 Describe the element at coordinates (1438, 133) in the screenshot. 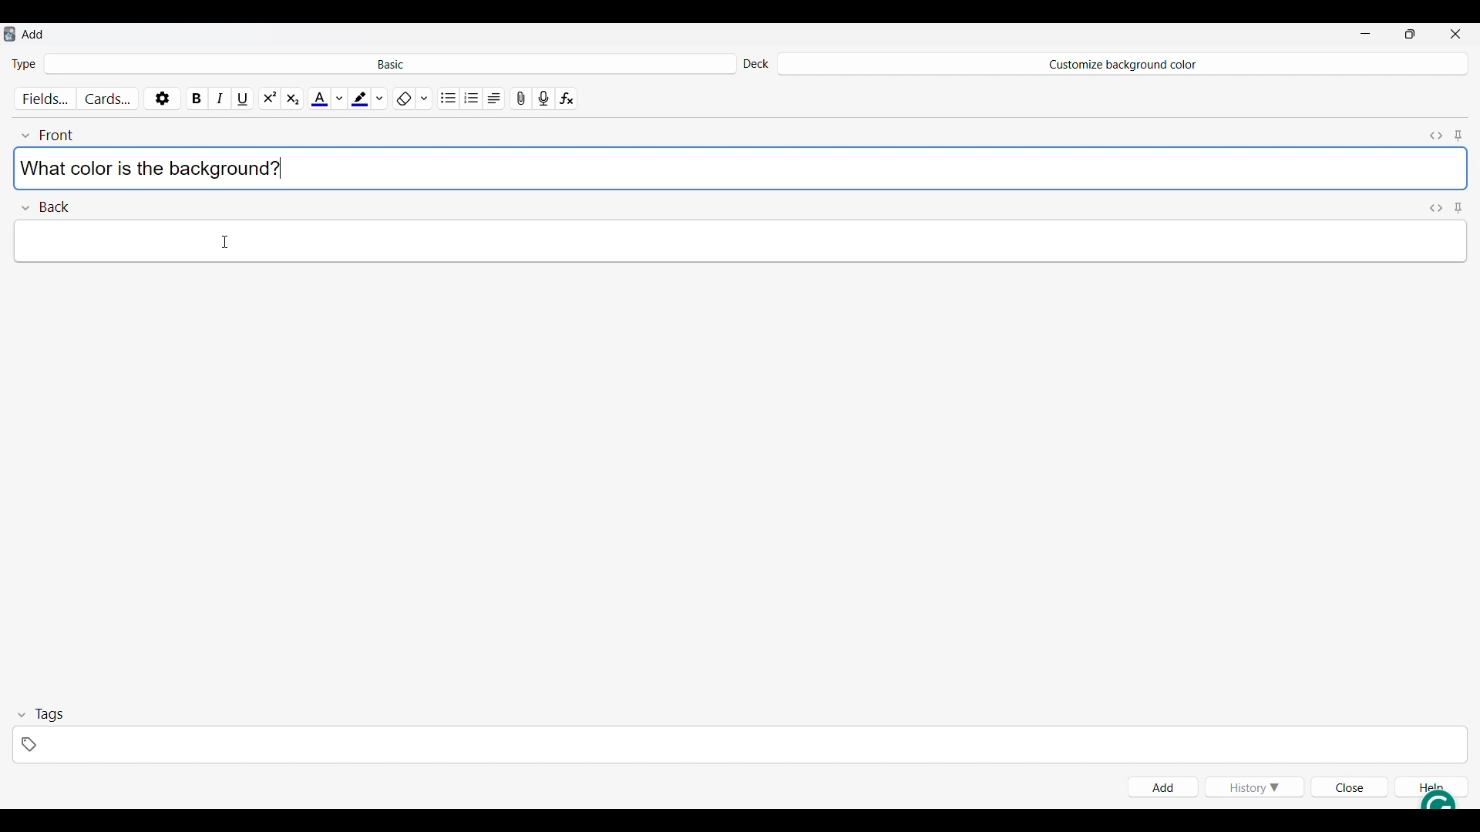

I see `Toggle HTML editor` at that location.